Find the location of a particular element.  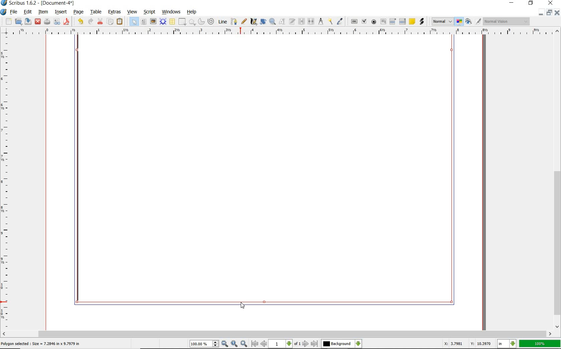

pdf list box is located at coordinates (402, 21).